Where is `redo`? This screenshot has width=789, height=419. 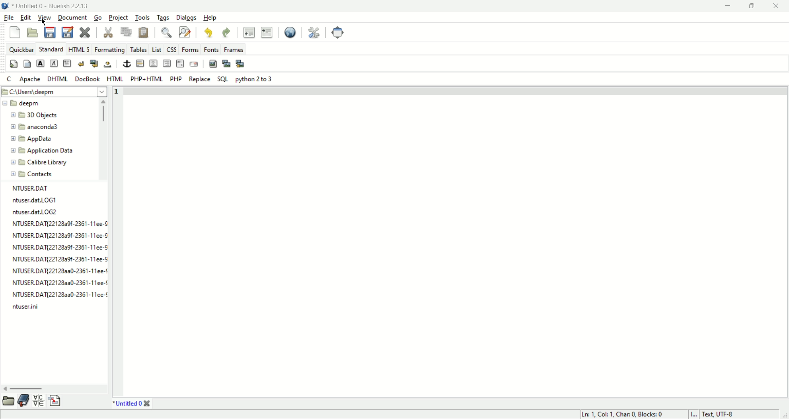 redo is located at coordinates (226, 33).